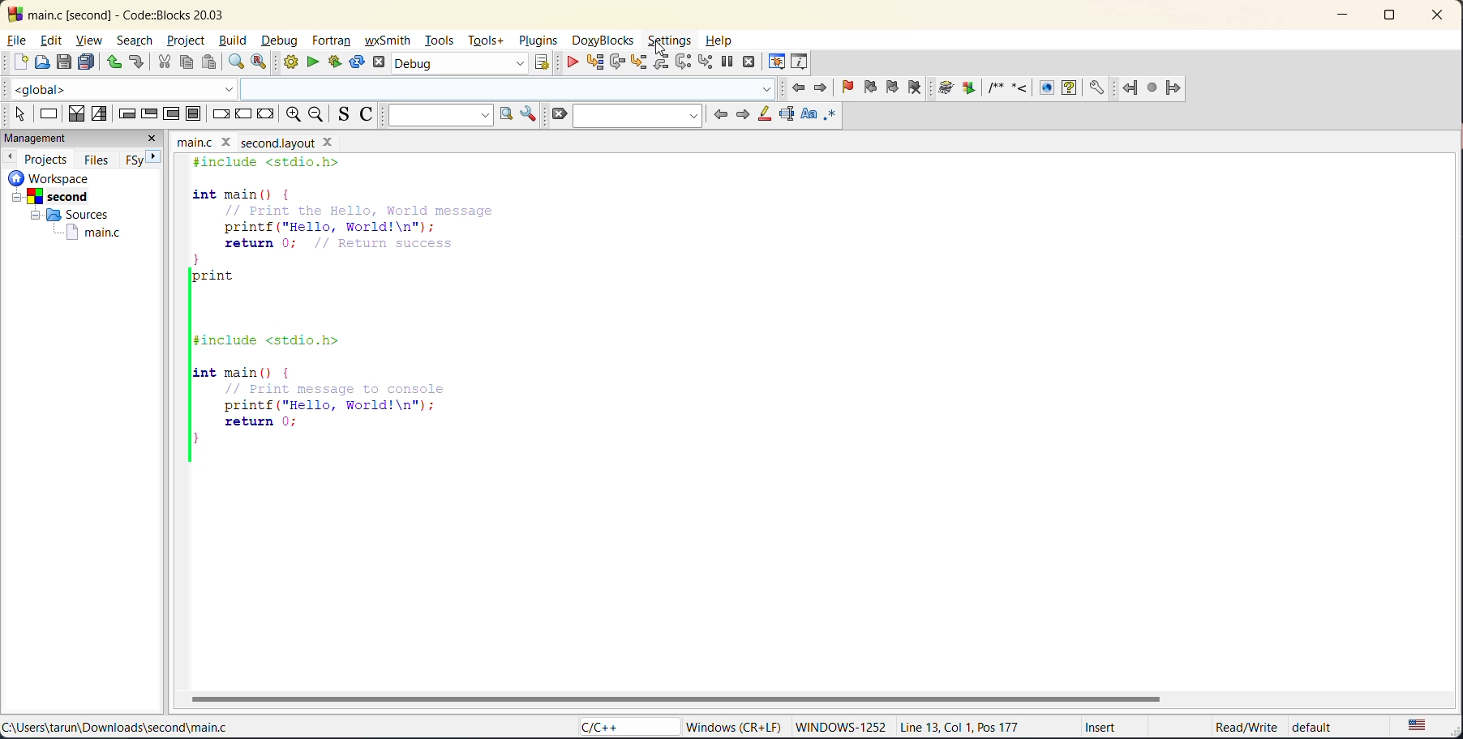  Describe the element at coordinates (174, 113) in the screenshot. I see `counting loop` at that location.